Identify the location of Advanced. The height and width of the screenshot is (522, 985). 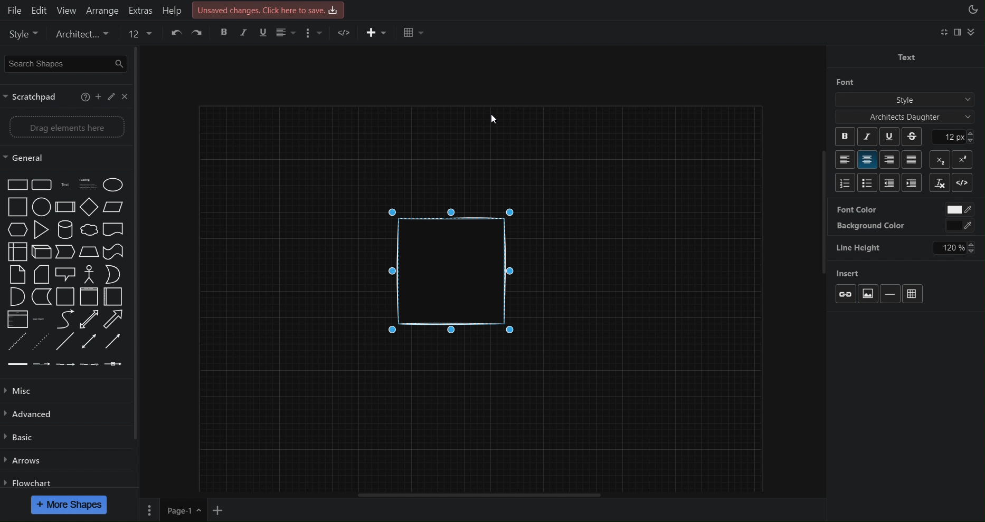
(30, 415).